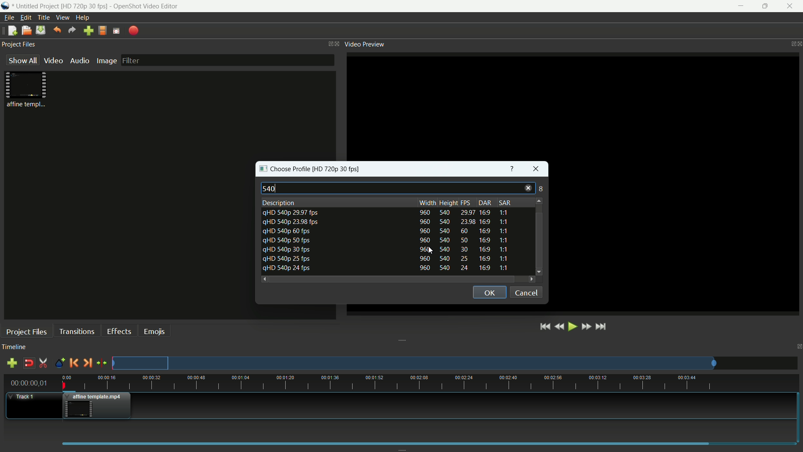  I want to click on view menu, so click(63, 17).